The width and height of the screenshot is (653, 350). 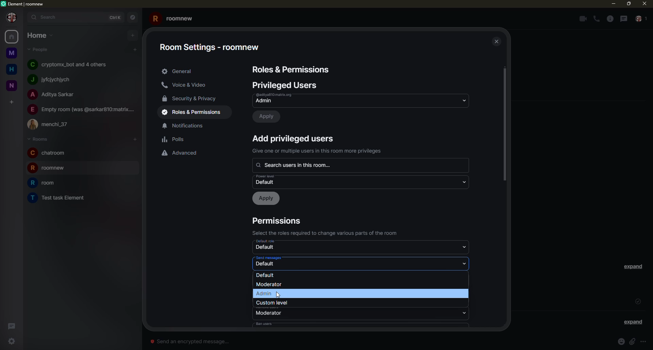 I want to click on advaced, so click(x=182, y=153).